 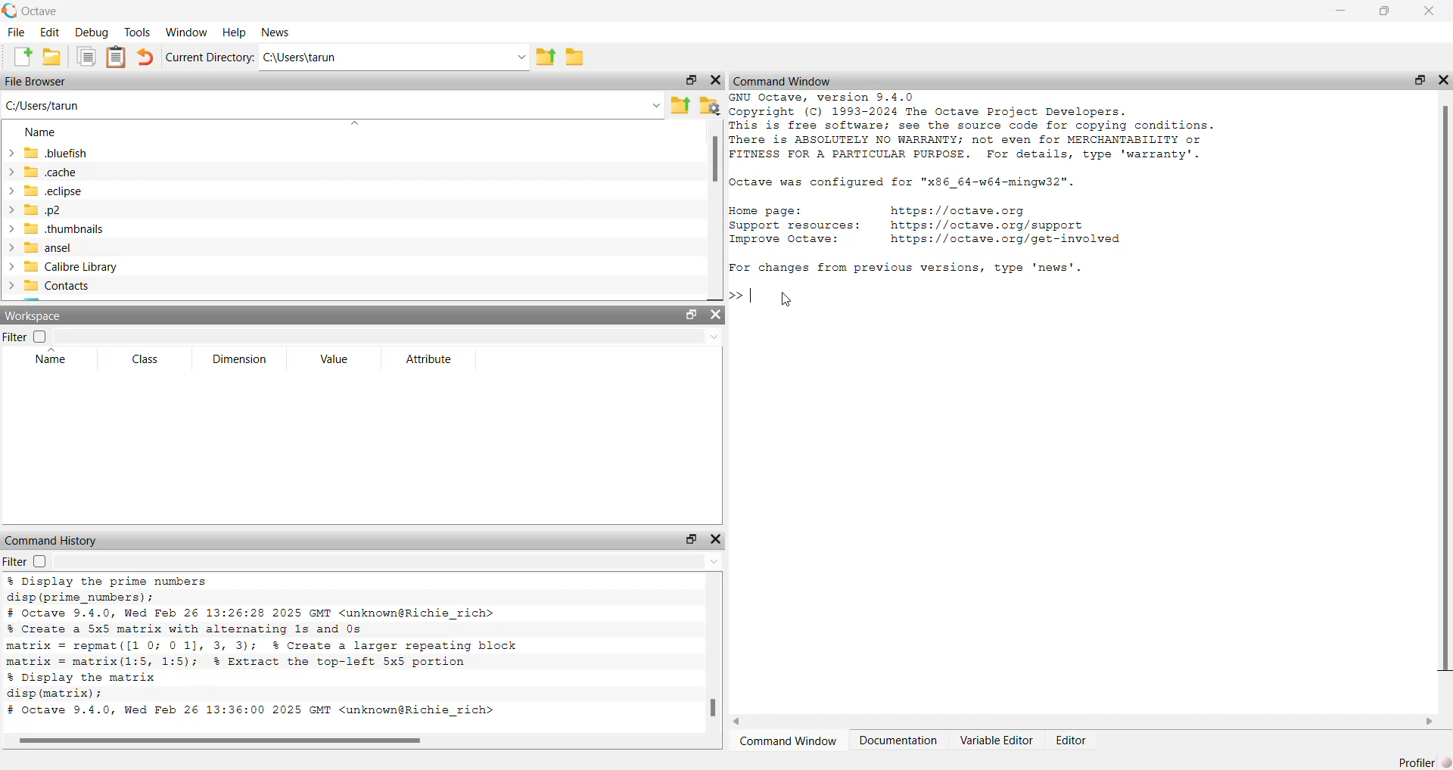 I want to click on scrollbar, so click(x=711, y=710).